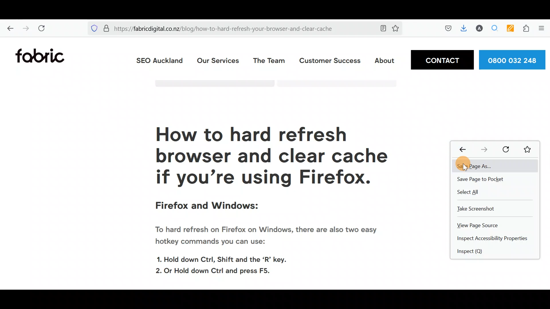 The width and height of the screenshot is (550, 309). What do you see at coordinates (264, 156) in the screenshot?
I see `How to hard refresh your browser and clear cache if you're using Firefox` at bounding box center [264, 156].